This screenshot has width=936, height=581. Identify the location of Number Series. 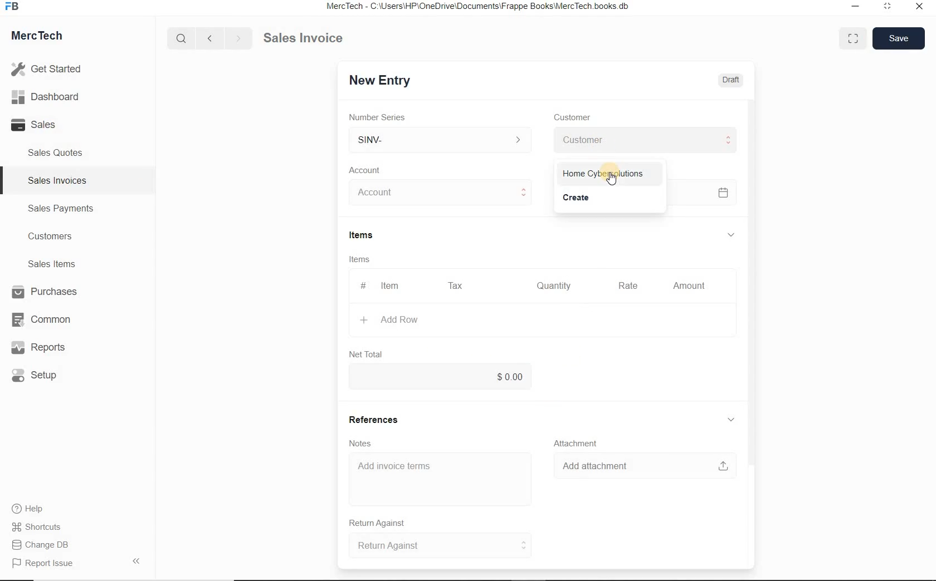
(381, 117).